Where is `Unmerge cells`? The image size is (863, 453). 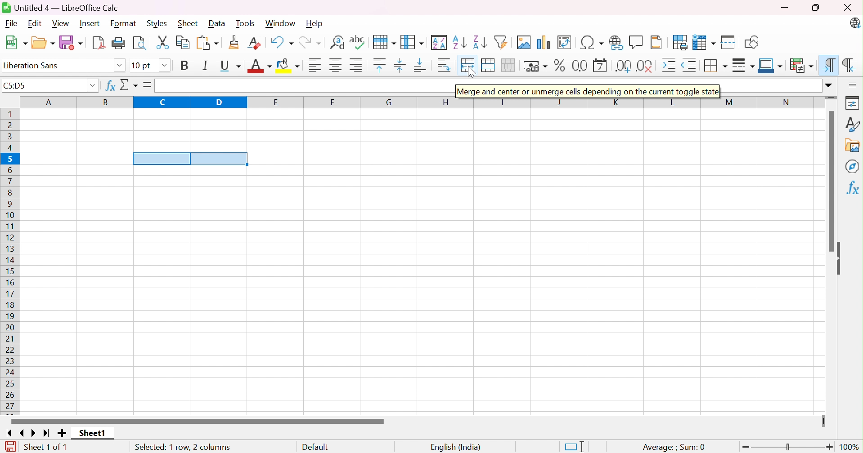 Unmerge cells is located at coordinates (511, 65).